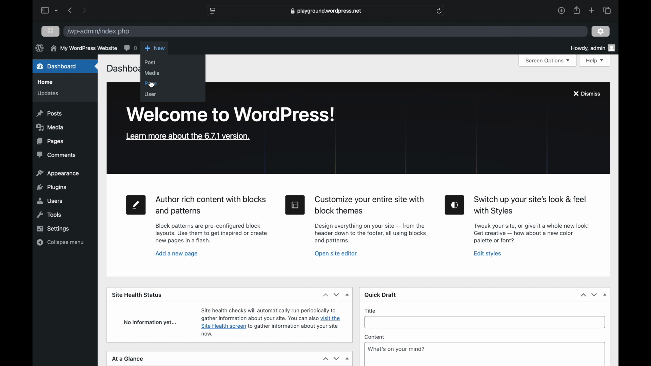  Describe the element at coordinates (50, 113) in the screenshot. I see `posts` at that location.